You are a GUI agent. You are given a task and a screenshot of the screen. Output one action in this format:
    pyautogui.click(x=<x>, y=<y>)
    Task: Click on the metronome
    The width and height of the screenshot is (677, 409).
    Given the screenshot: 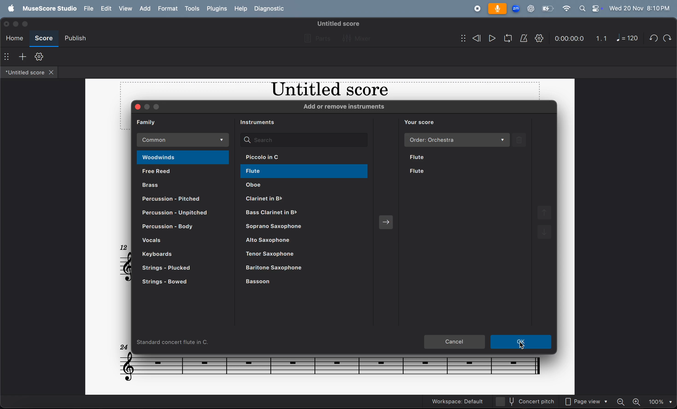 What is the action you would take?
    pyautogui.click(x=524, y=38)
    